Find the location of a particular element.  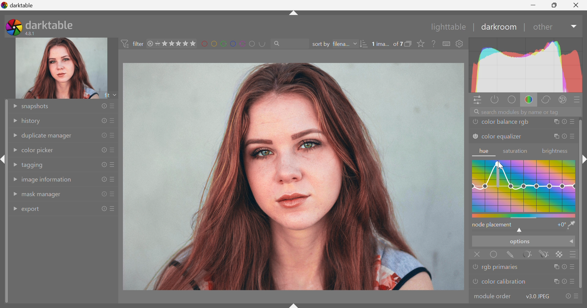

show global preference is located at coordinates (460, 44).